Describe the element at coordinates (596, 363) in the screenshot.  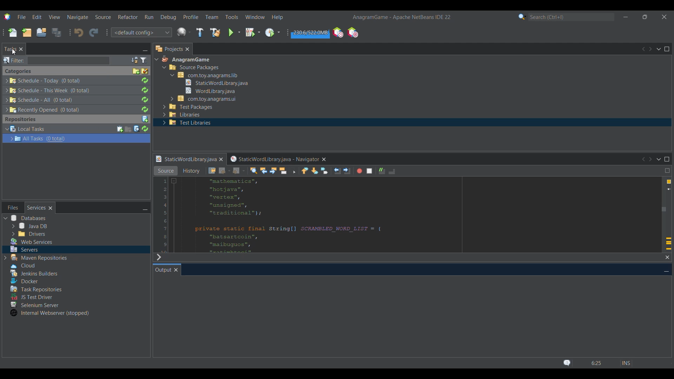
I see `Status bar details` at that location.